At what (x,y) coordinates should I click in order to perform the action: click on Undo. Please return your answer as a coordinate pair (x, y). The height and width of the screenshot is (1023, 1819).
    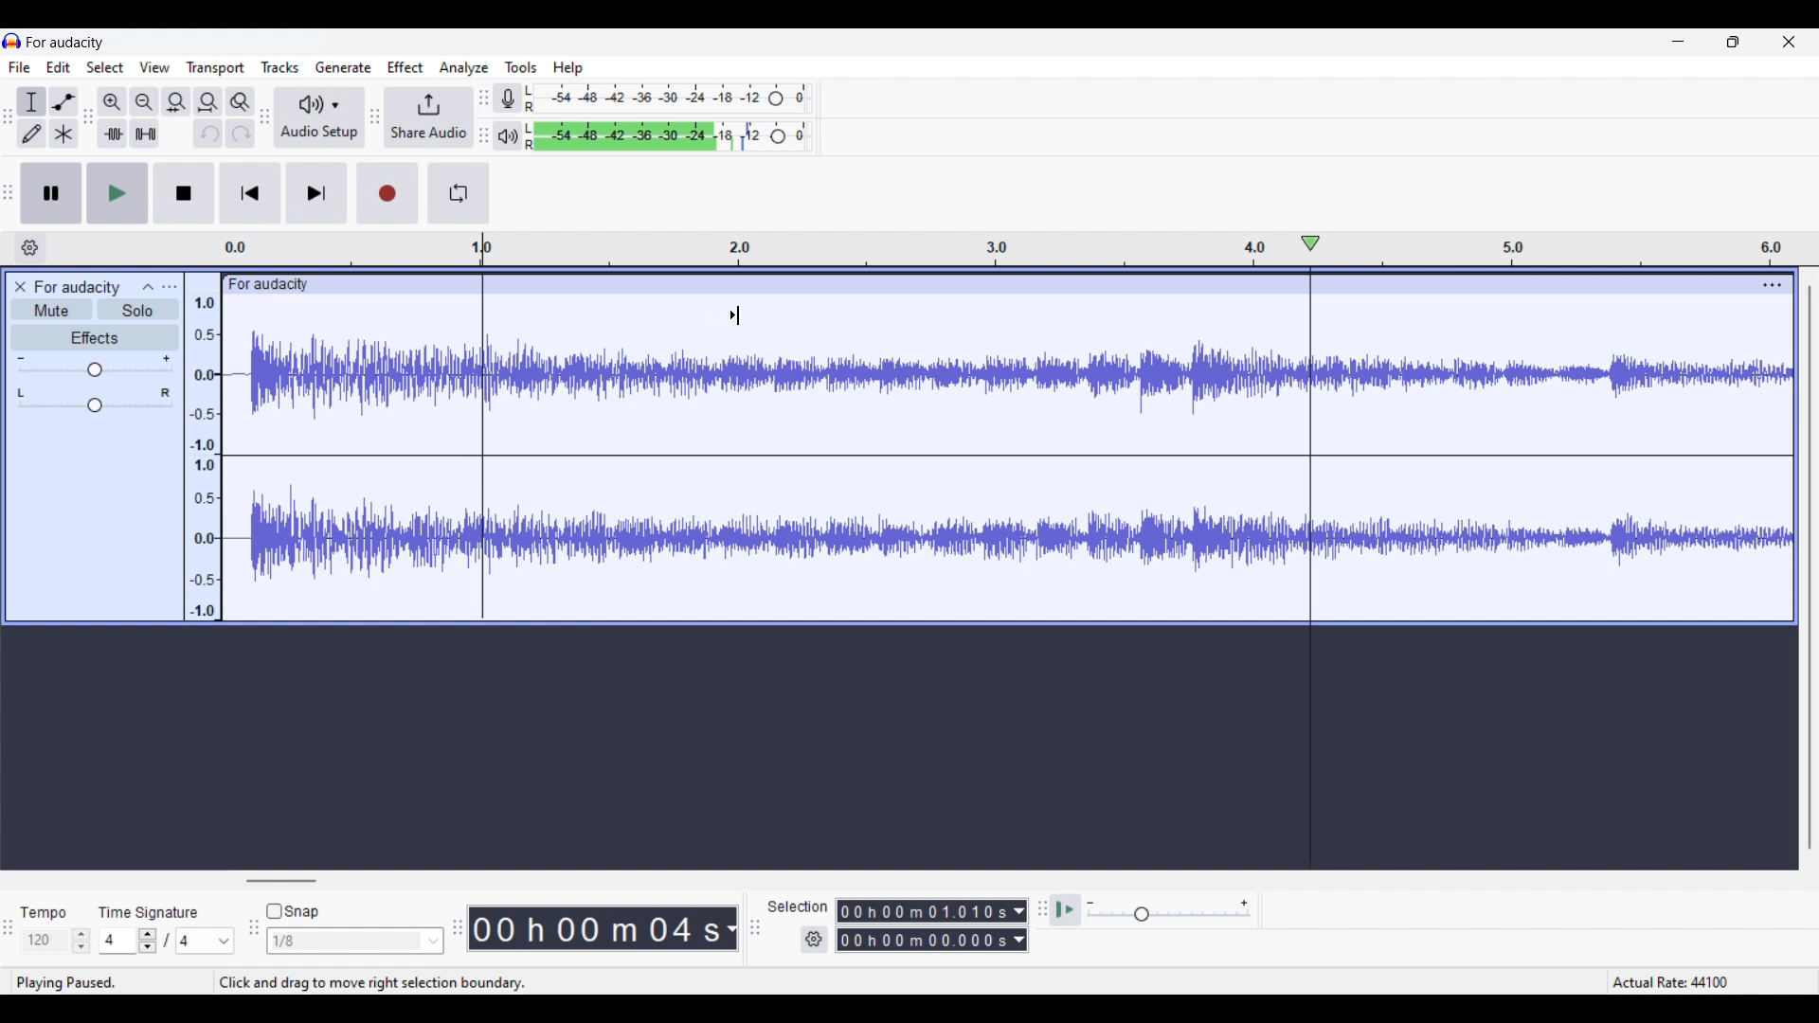
    Looking at the image, I should click on (208, 133).